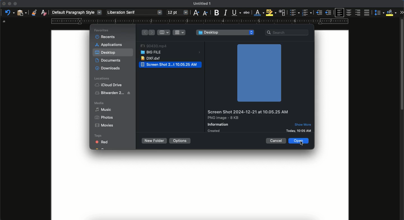 The width and height of the screenshot is (404, 220). Describe the element at coordinates (217, 13) in the screenshot. I see `bold` at that location.